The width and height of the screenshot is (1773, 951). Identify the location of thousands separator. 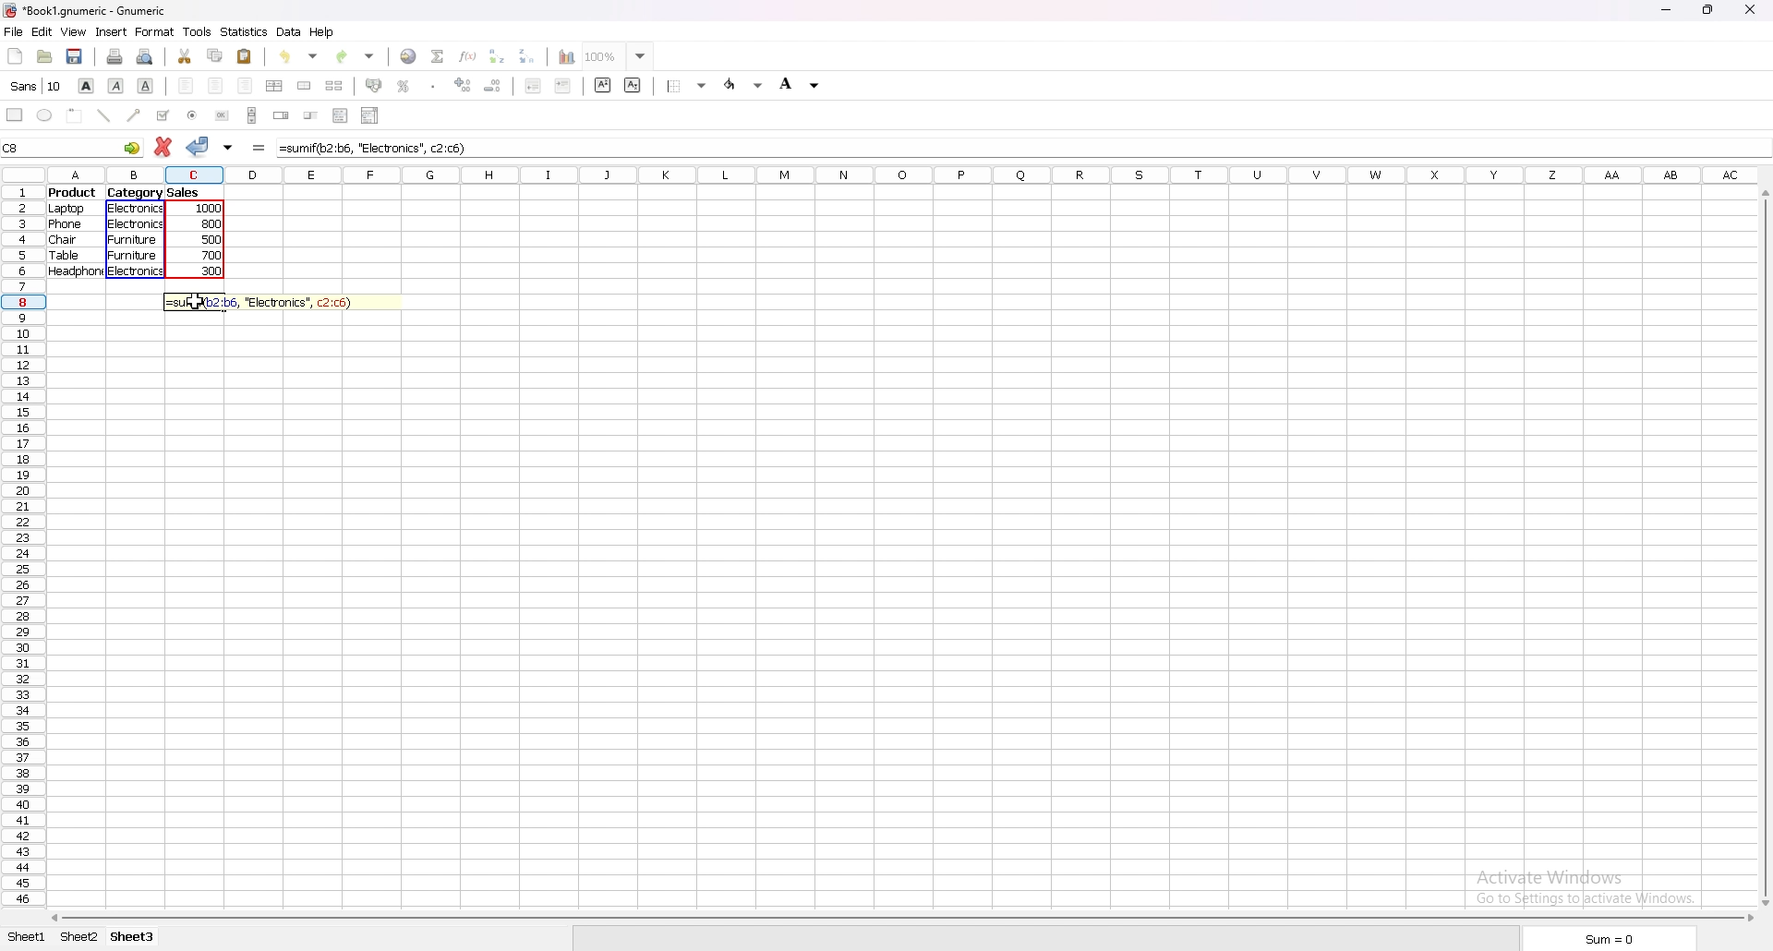
(431, 86).